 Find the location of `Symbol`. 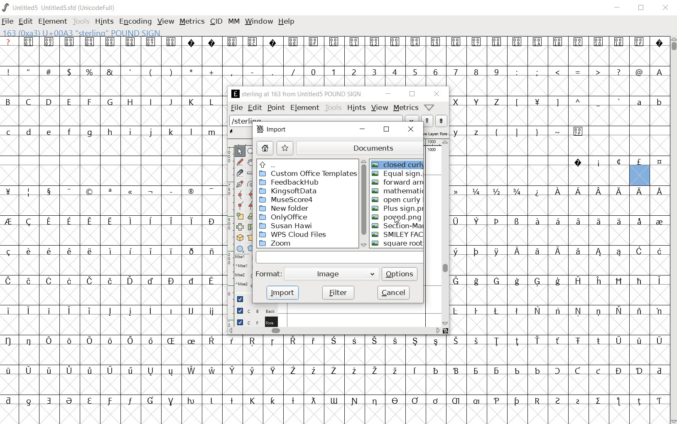

Symbol is located at coordinates (69, 222).